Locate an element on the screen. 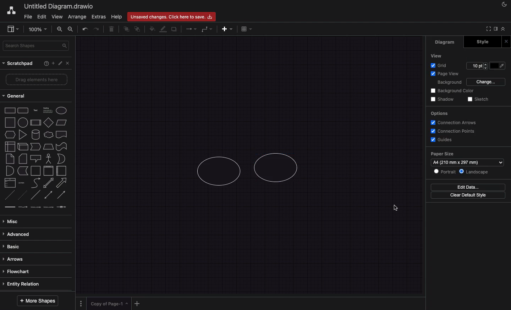 This screenshot has width=511, height=310. cloud is located at coordinates (49, 135).